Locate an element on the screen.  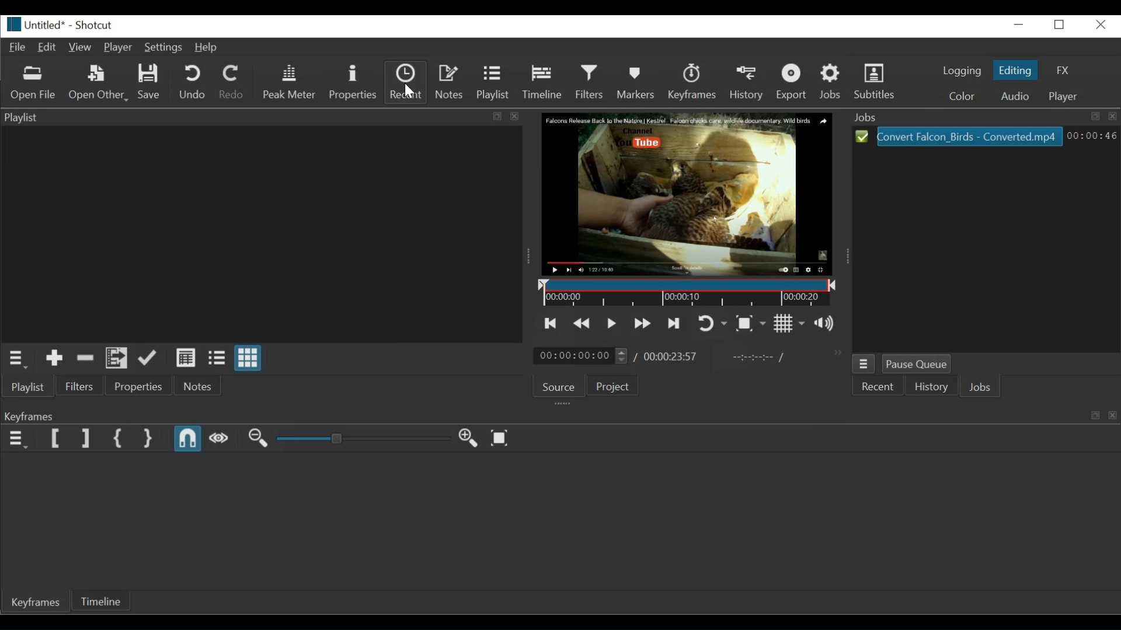
Markers is located at coordinates (638, 82).